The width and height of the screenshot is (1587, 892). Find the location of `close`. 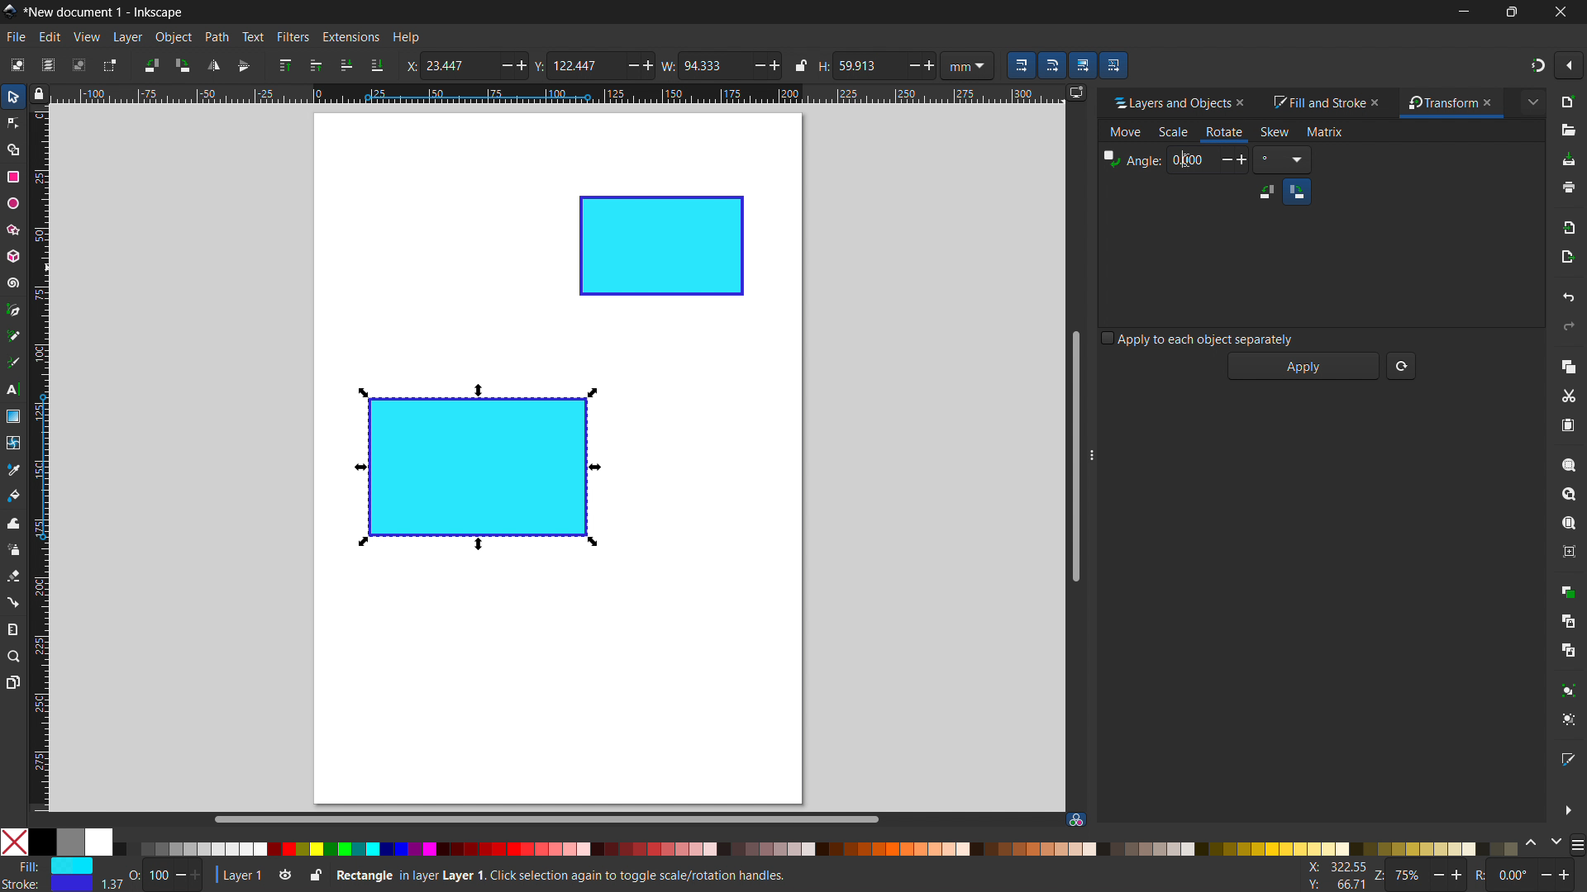

close is located at coordinates (1495, 102).